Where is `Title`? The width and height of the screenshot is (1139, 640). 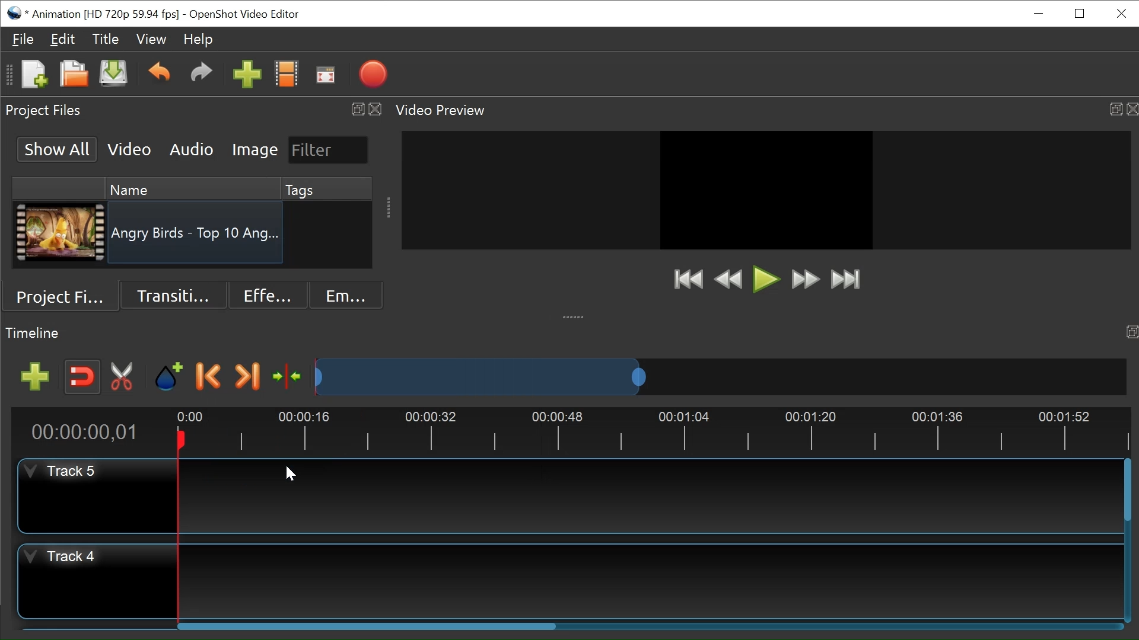 Title is located at coordinates (106, 39).